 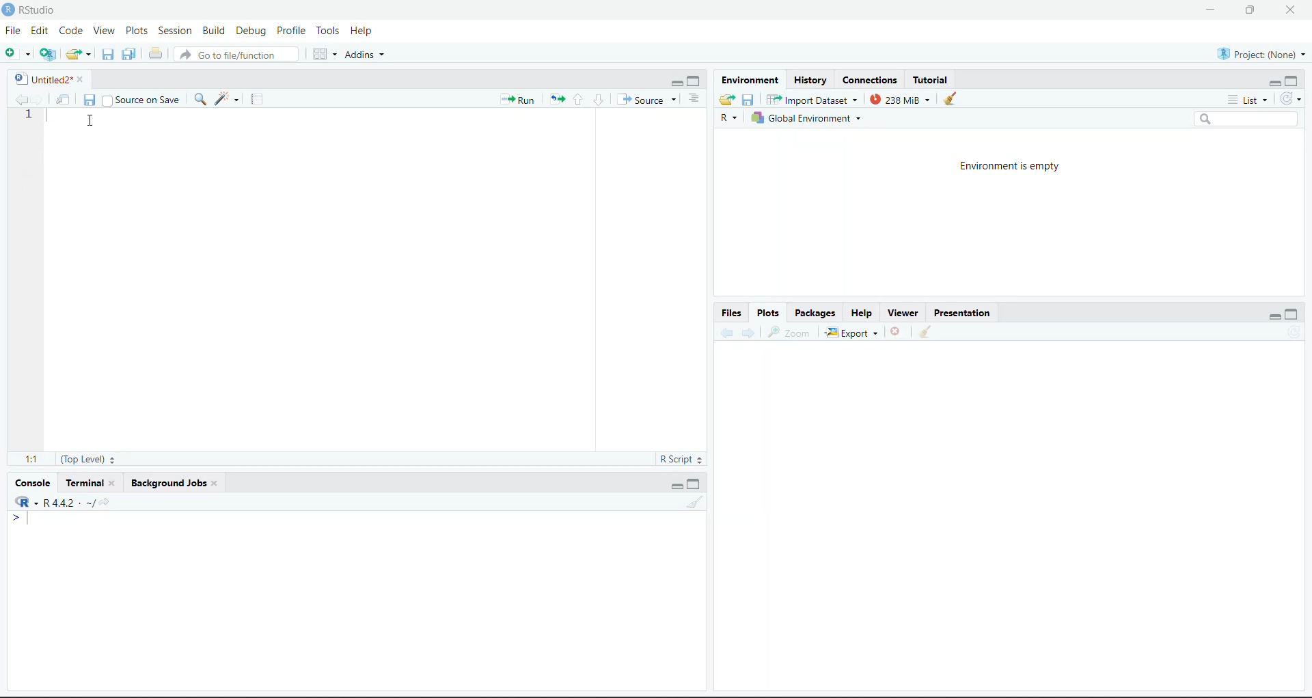 What do you see at coordinates (694, 502) in the screenshot?
I see `clear` at bounding box center [694, 502].